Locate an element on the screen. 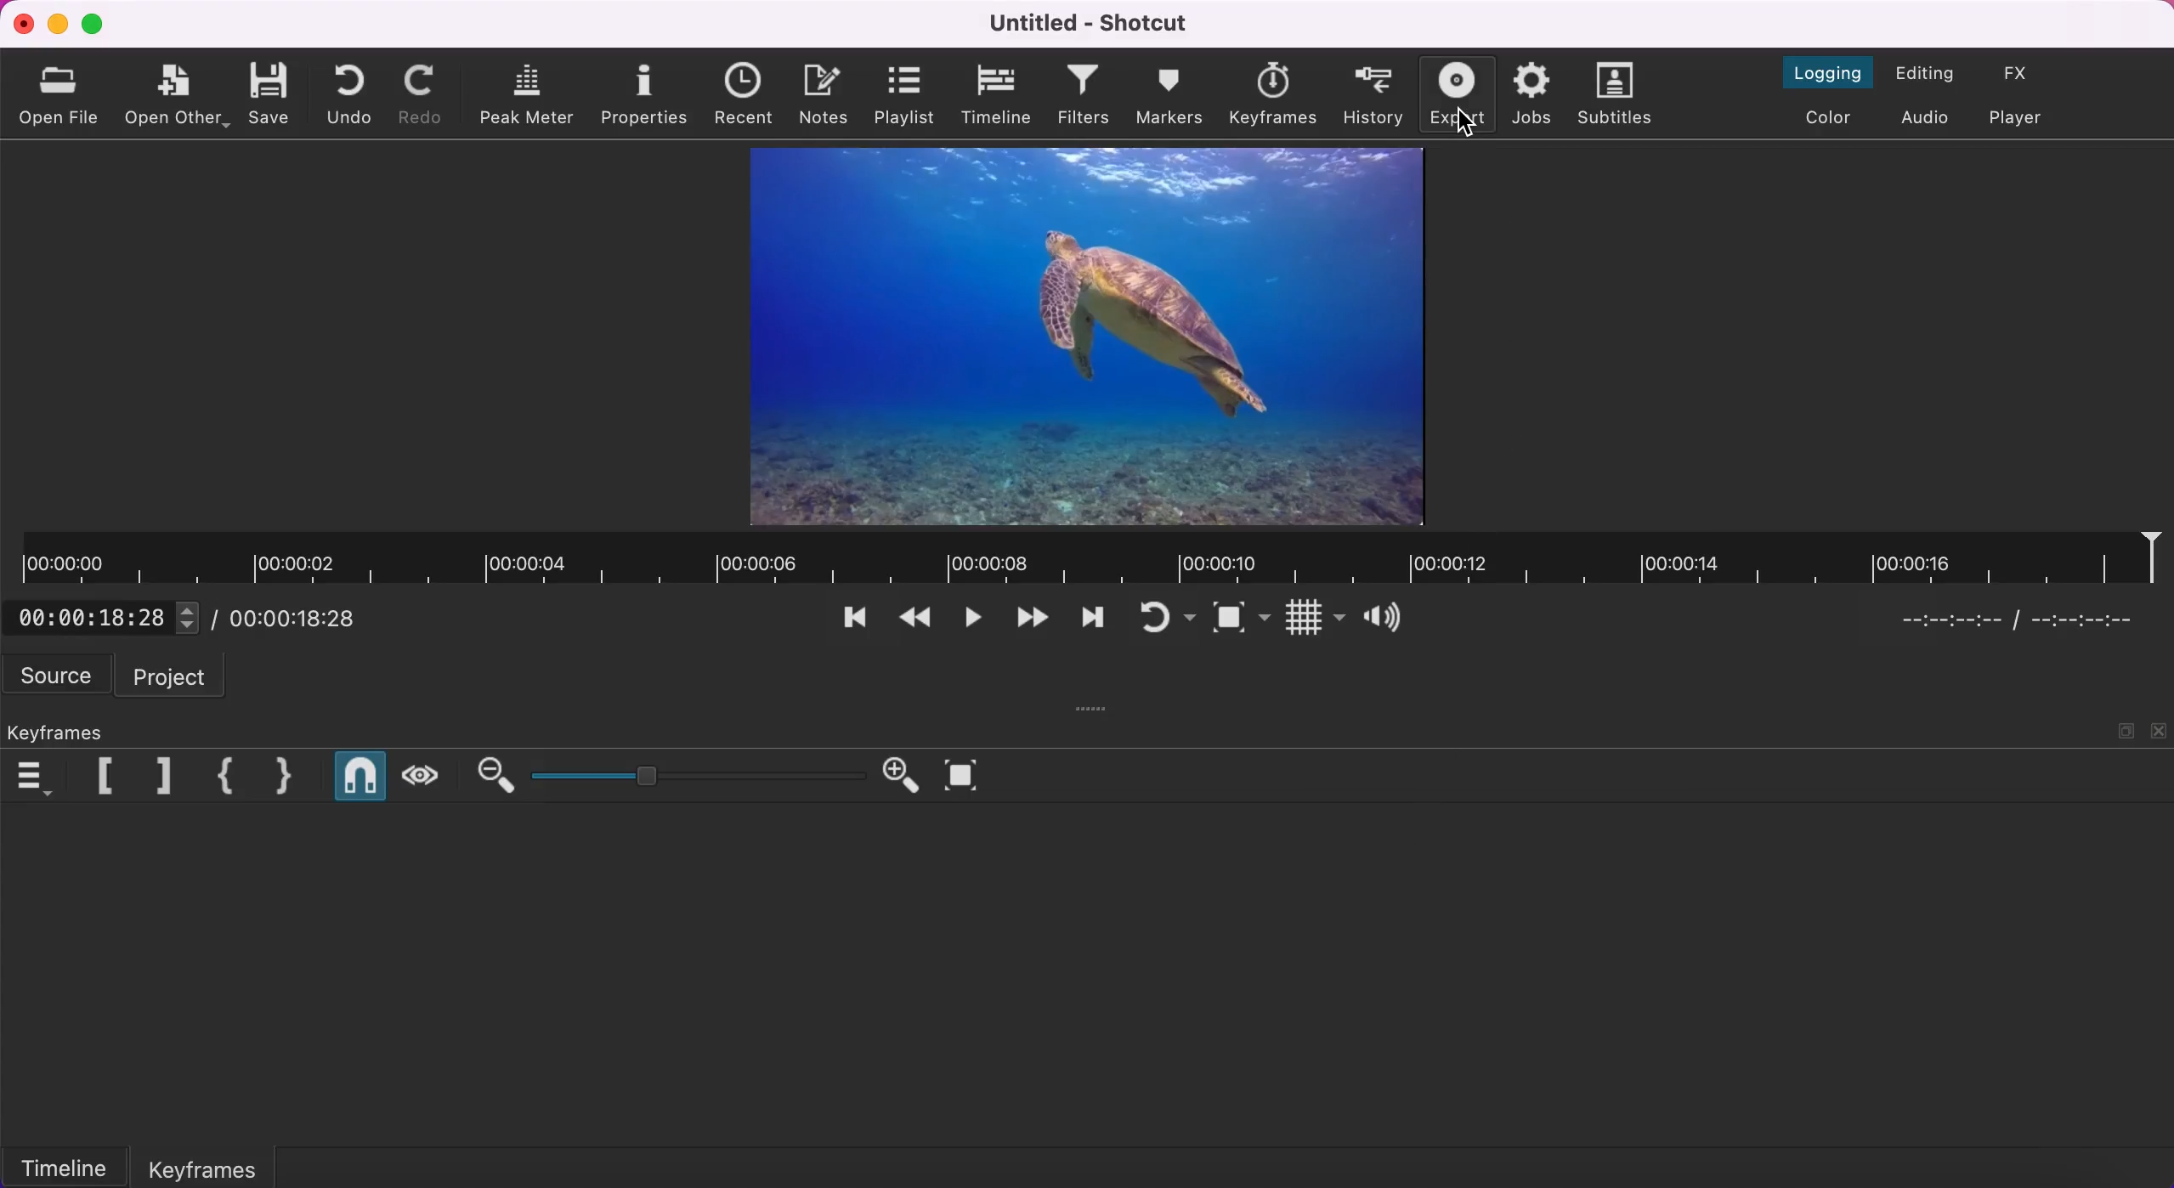 Image resolution: width=2174 pixels, height=1188 pixels. export is located at coordinates (1452, 87).